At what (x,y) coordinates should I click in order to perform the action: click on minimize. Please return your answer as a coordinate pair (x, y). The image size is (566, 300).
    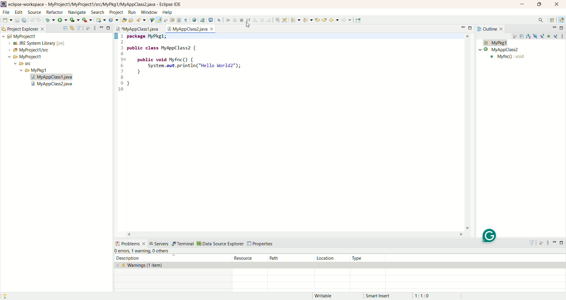
    Looking at the image, I should click on (464, 27).